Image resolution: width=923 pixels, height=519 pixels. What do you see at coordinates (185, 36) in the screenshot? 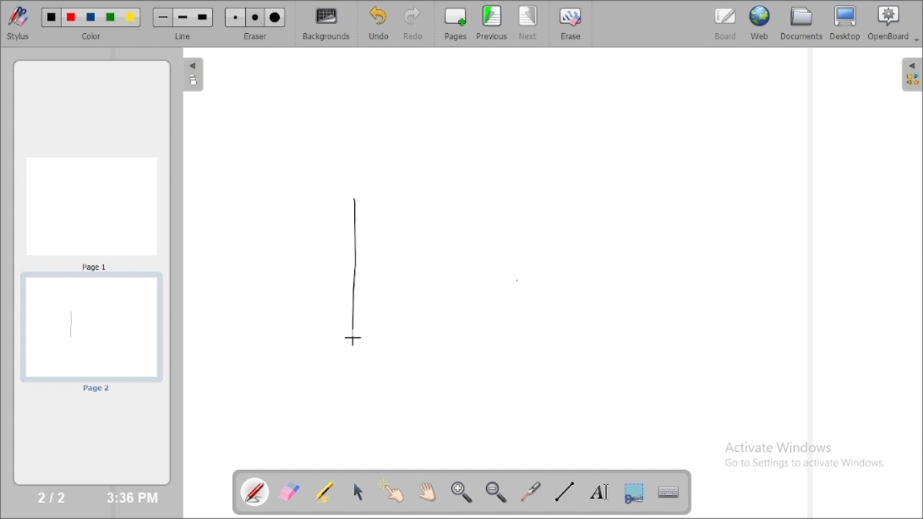
I see `line` at bounding box center [185, 36].